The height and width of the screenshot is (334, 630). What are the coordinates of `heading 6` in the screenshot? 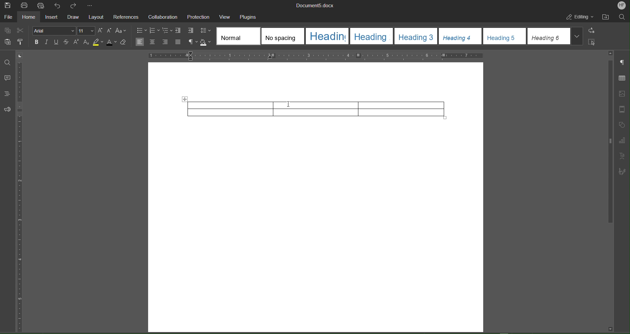 It's located at (549, 36).